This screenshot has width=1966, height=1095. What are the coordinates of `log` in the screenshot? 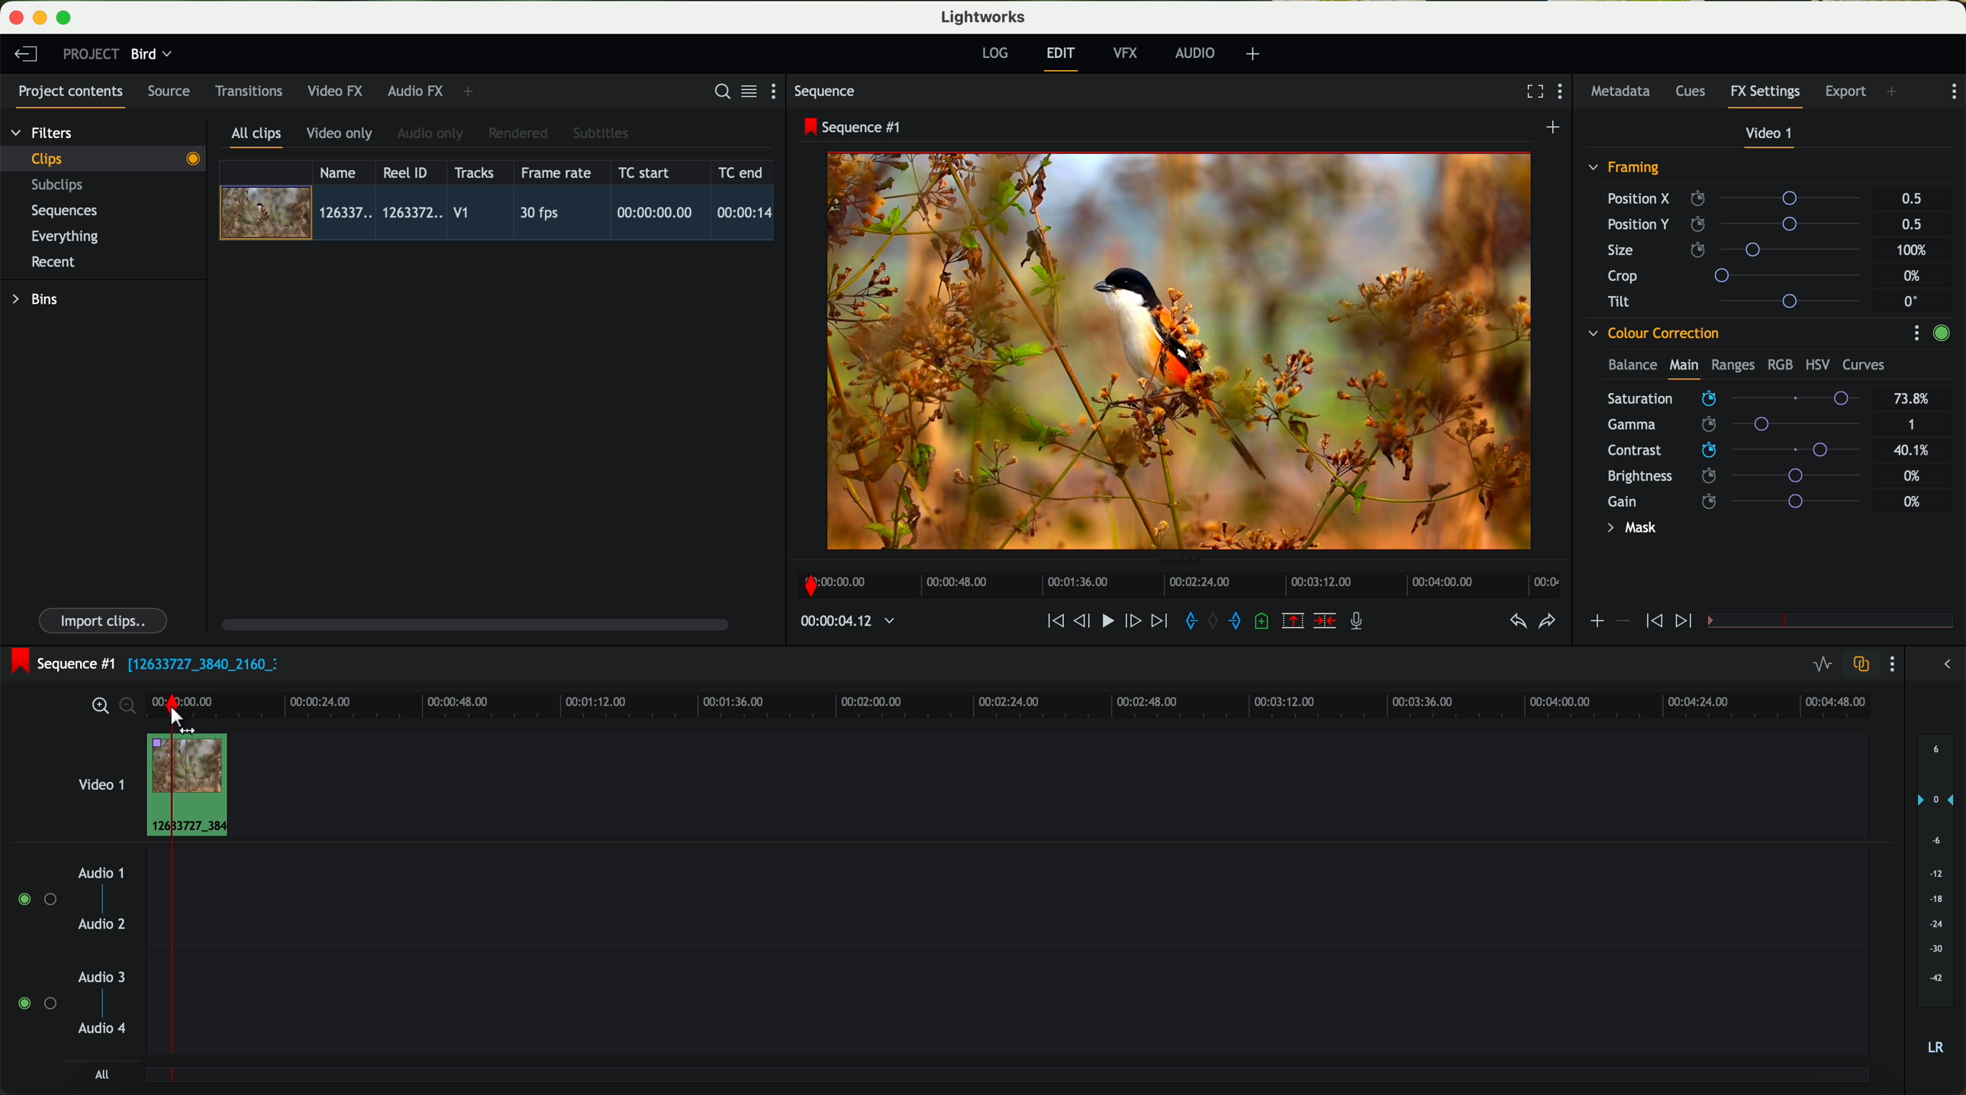 It's located at (994, 53).